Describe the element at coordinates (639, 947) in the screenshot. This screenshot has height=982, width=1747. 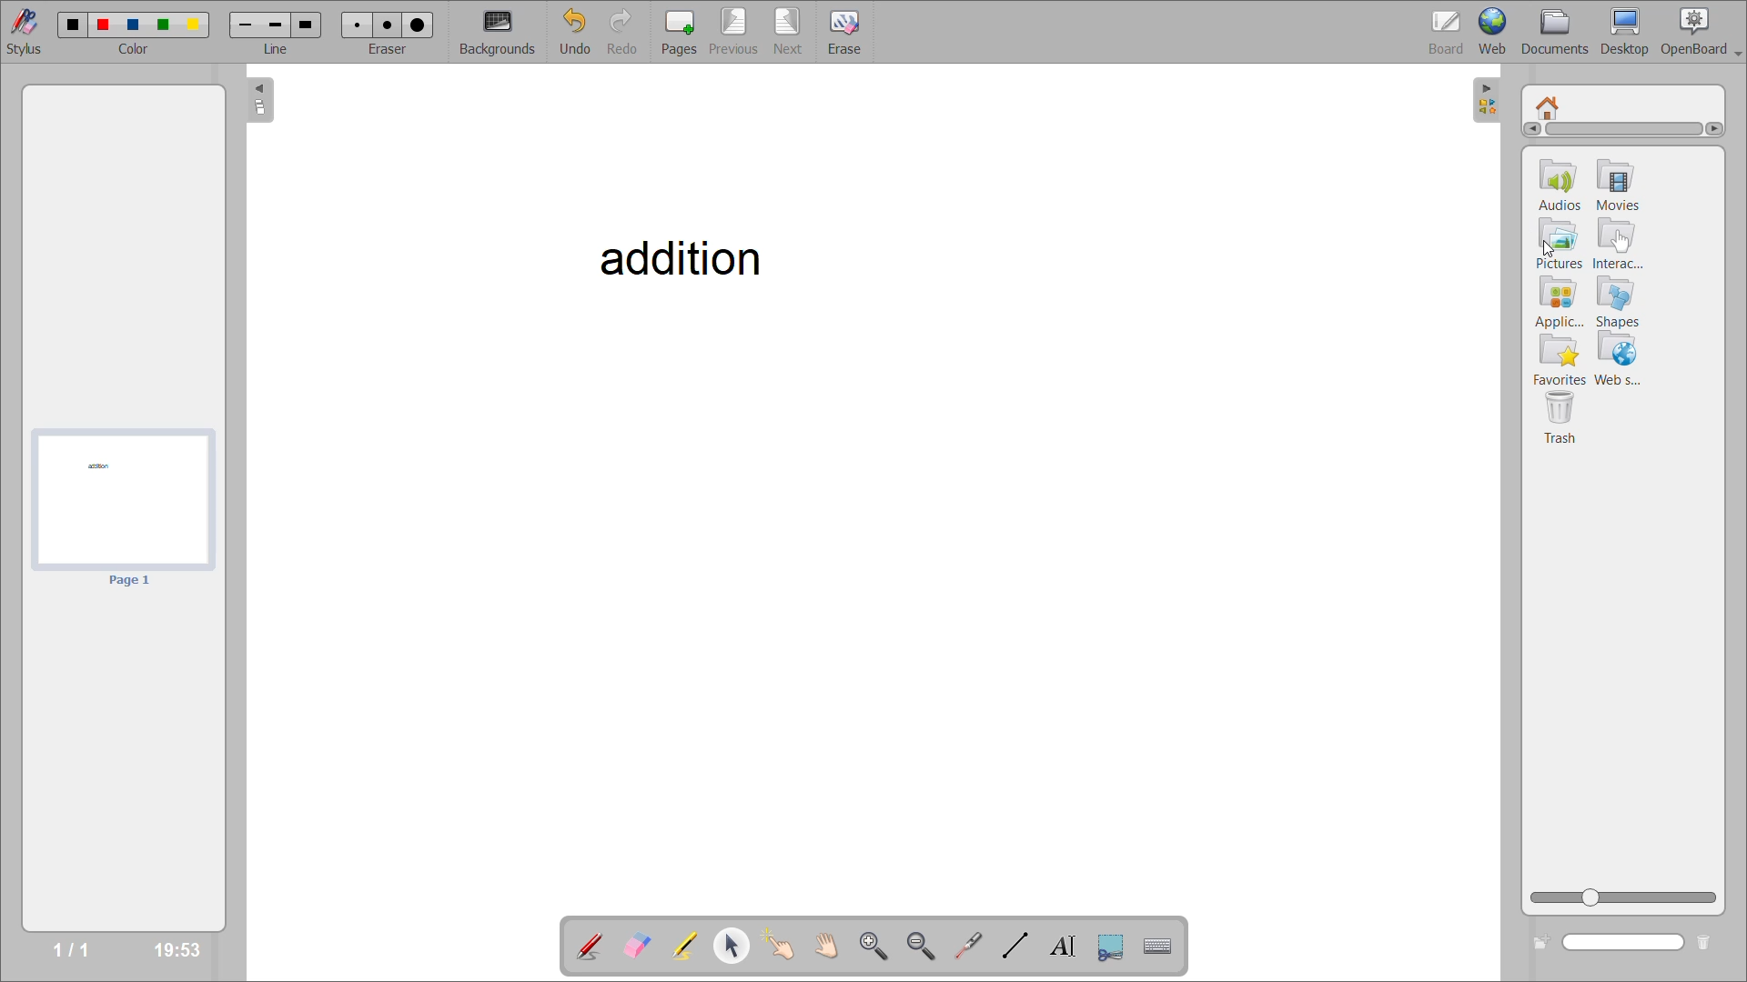
I see `erase annotation` at that location.